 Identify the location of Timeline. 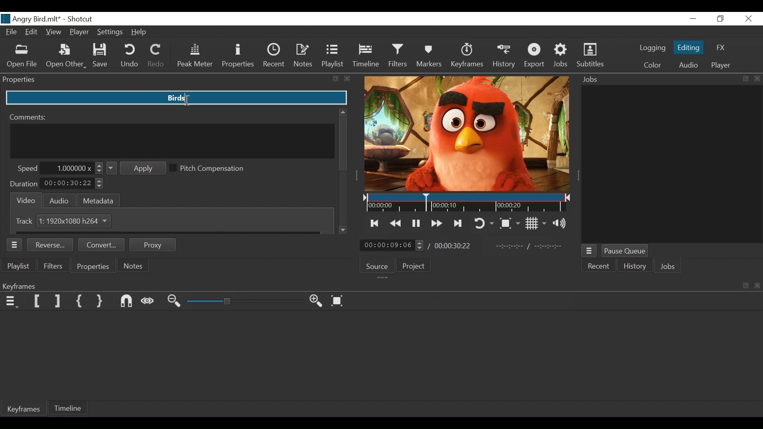
(366, 57).